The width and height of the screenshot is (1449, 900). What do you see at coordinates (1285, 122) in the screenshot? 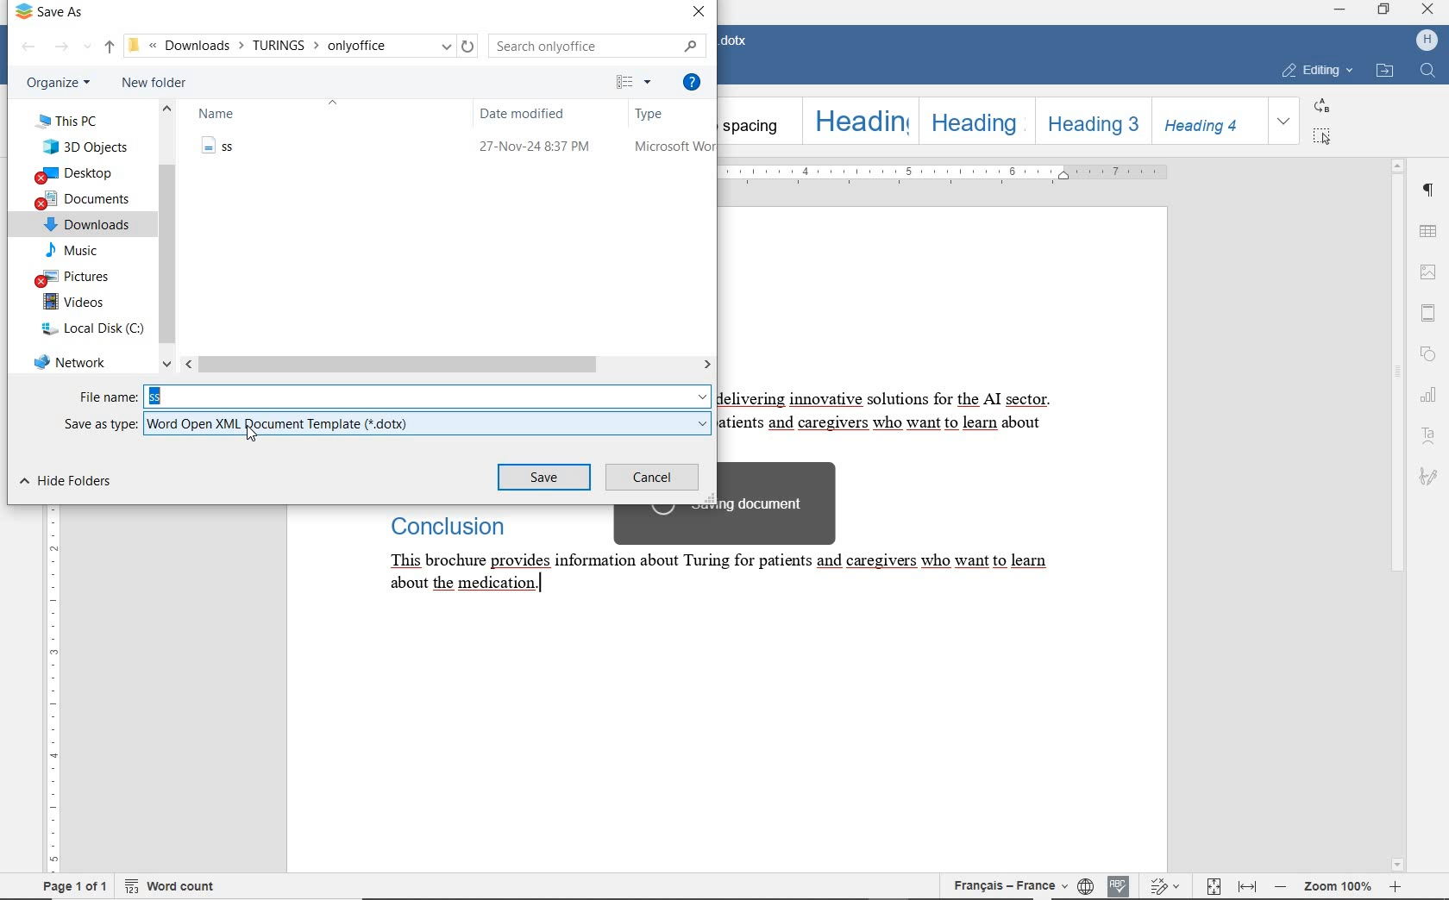
I see `EXPAND` at bounding box center [1285, 122].